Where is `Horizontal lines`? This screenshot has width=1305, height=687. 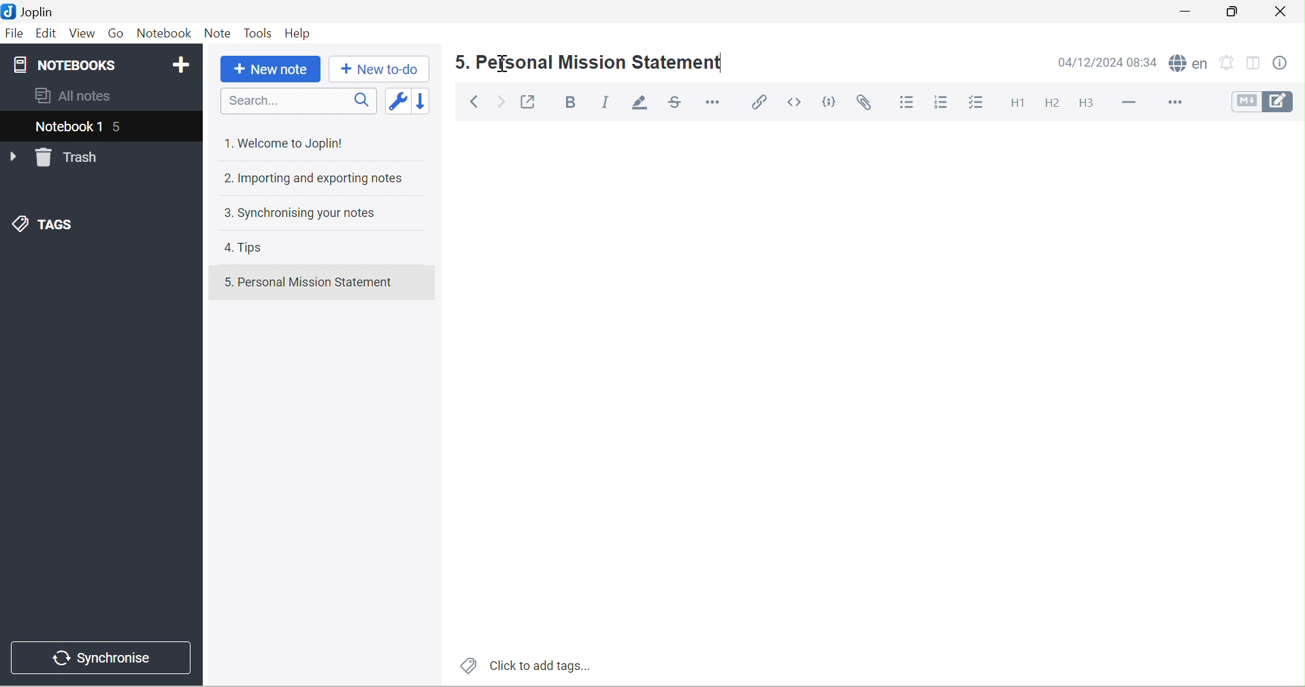
Horizontal lines is located at coordinates (1130, 103).